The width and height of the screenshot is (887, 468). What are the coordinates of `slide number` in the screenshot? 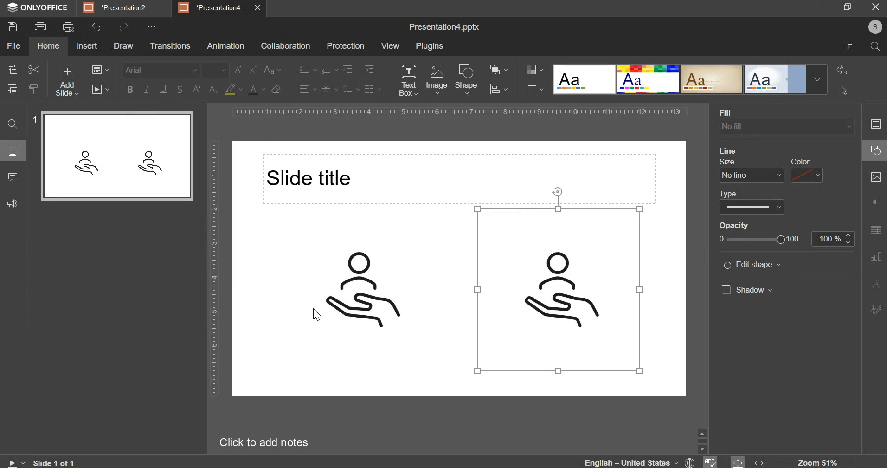 It's located at (33, 119).